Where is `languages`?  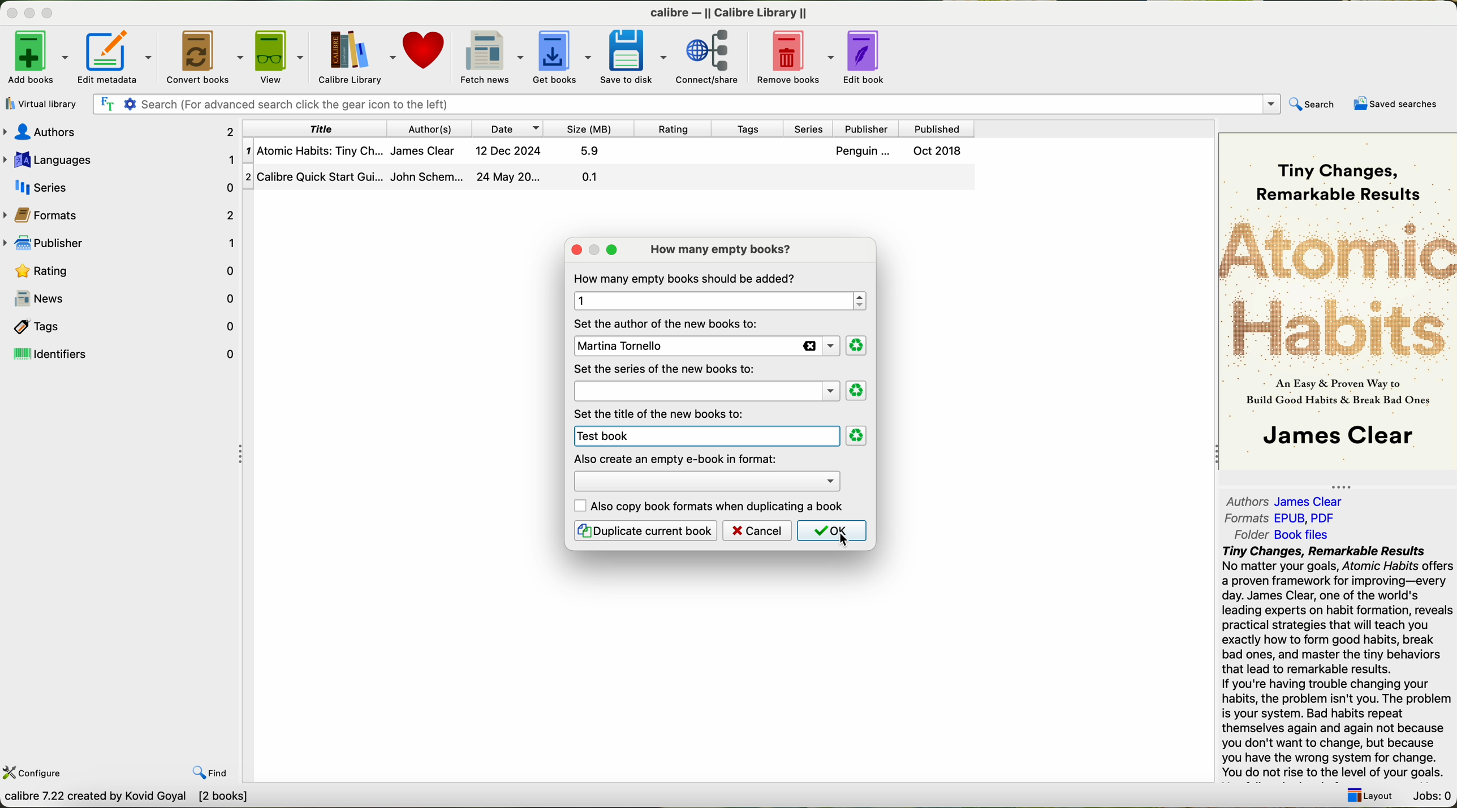
languages is located at coordinates (120, 158).